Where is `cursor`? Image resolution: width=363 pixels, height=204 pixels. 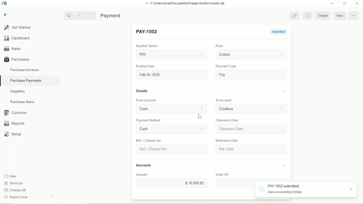
cursor is located at coordinates (200, 116).